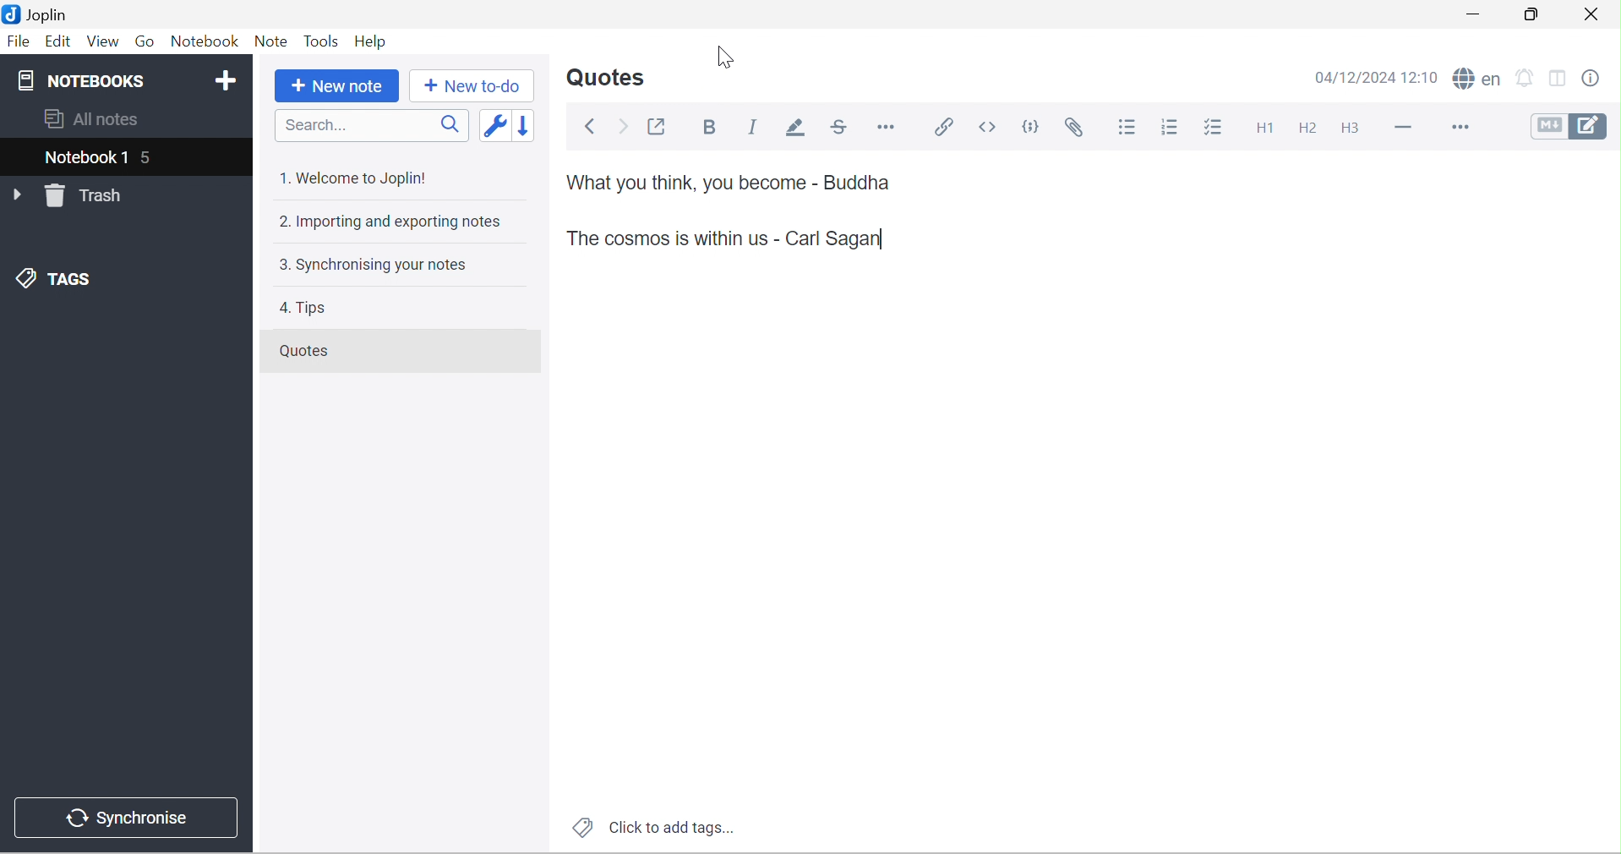 This screenshot has height=854, width=1621. What do you see at coordinates (1536, 14) in the screenshot?
I see `Restore Down` at bounding box center [1536, 14].